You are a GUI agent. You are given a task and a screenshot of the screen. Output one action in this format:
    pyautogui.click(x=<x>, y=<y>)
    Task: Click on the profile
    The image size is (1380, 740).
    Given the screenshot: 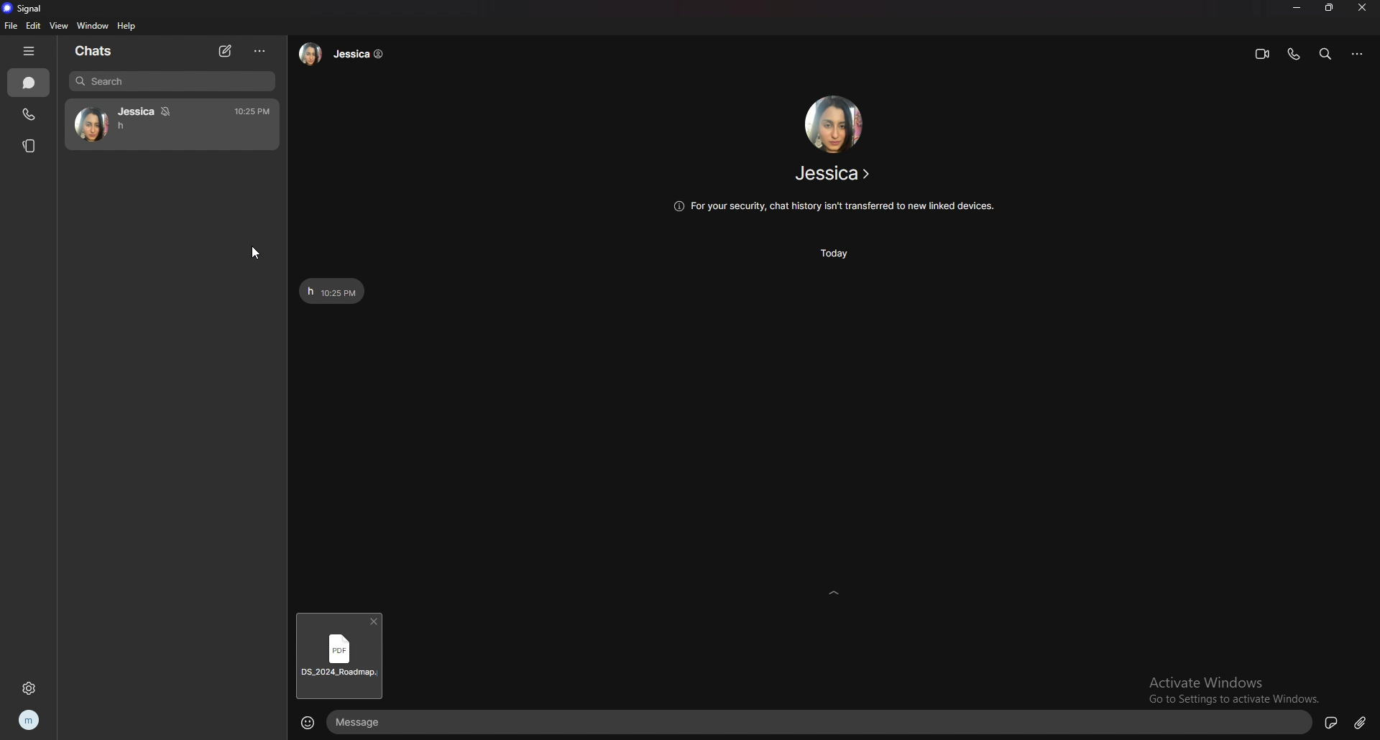 What is the action you would take?
    pyautogui.click(x=29, y=721)
    